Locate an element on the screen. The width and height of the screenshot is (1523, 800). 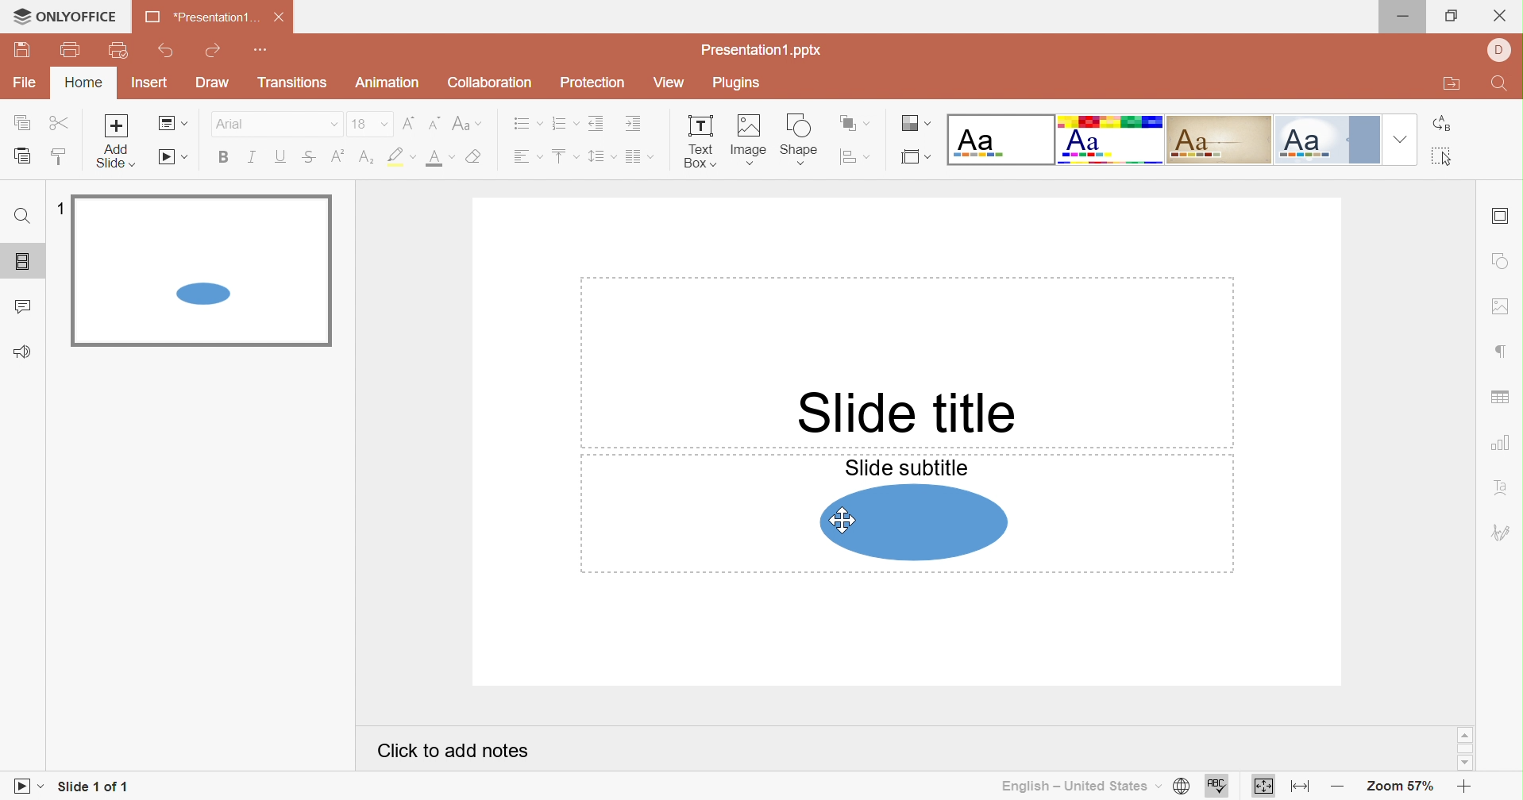
Slides is located at coordinates (23, 260).